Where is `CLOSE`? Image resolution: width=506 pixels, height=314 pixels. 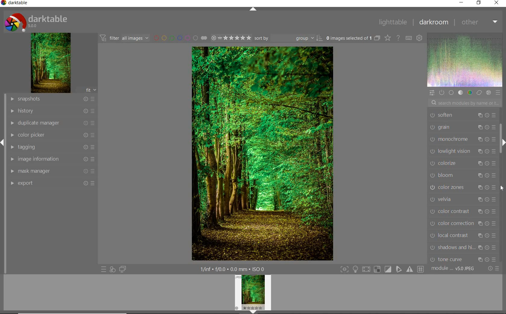
CLOSE is located at coordinates (498, 3).